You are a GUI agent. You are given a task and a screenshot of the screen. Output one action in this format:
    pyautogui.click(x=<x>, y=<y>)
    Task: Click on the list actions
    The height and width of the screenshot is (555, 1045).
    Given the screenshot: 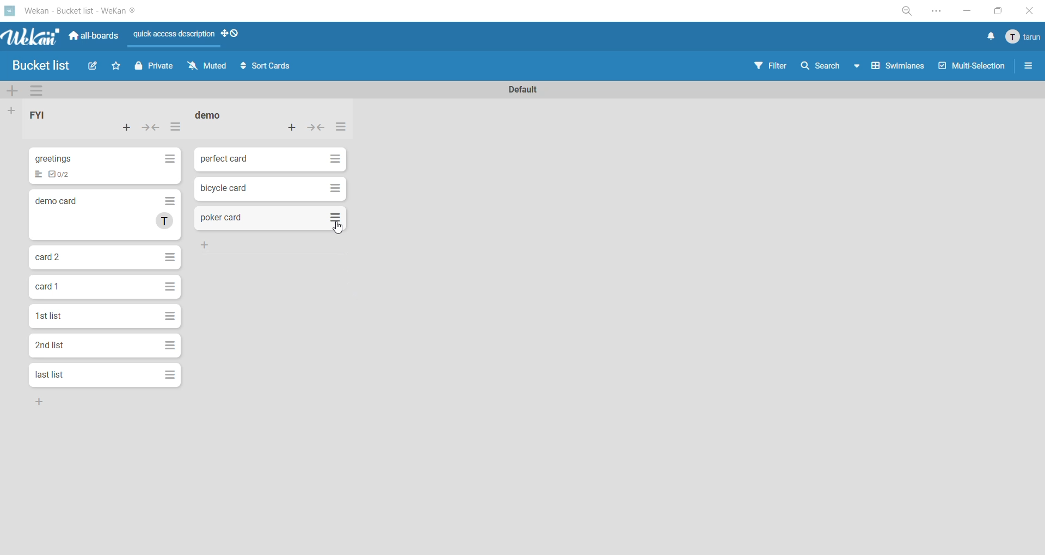 What is the action you would take?
    pyautogui.click(x=176, y=129)
    